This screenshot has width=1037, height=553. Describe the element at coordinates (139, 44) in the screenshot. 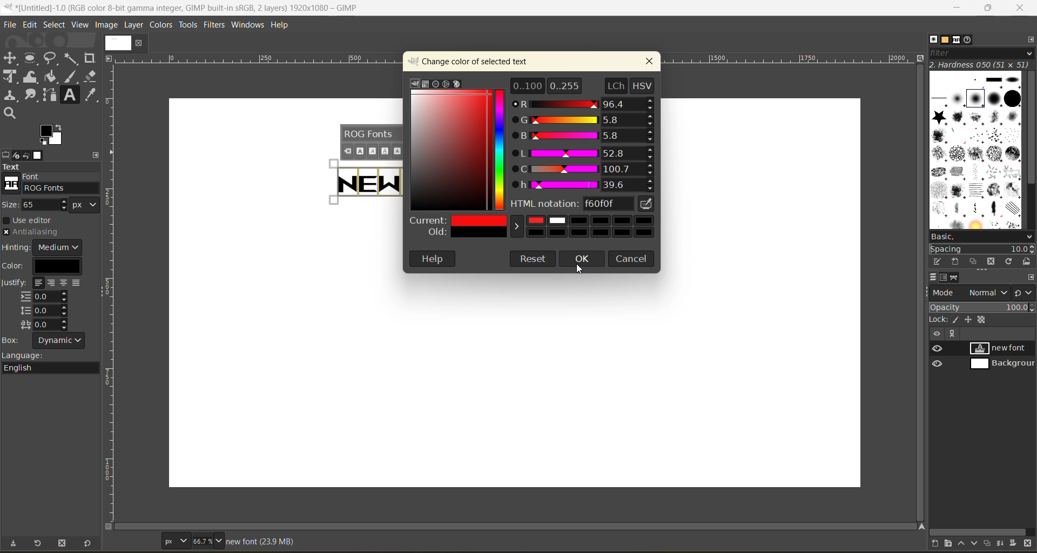

I see `close` at that location.